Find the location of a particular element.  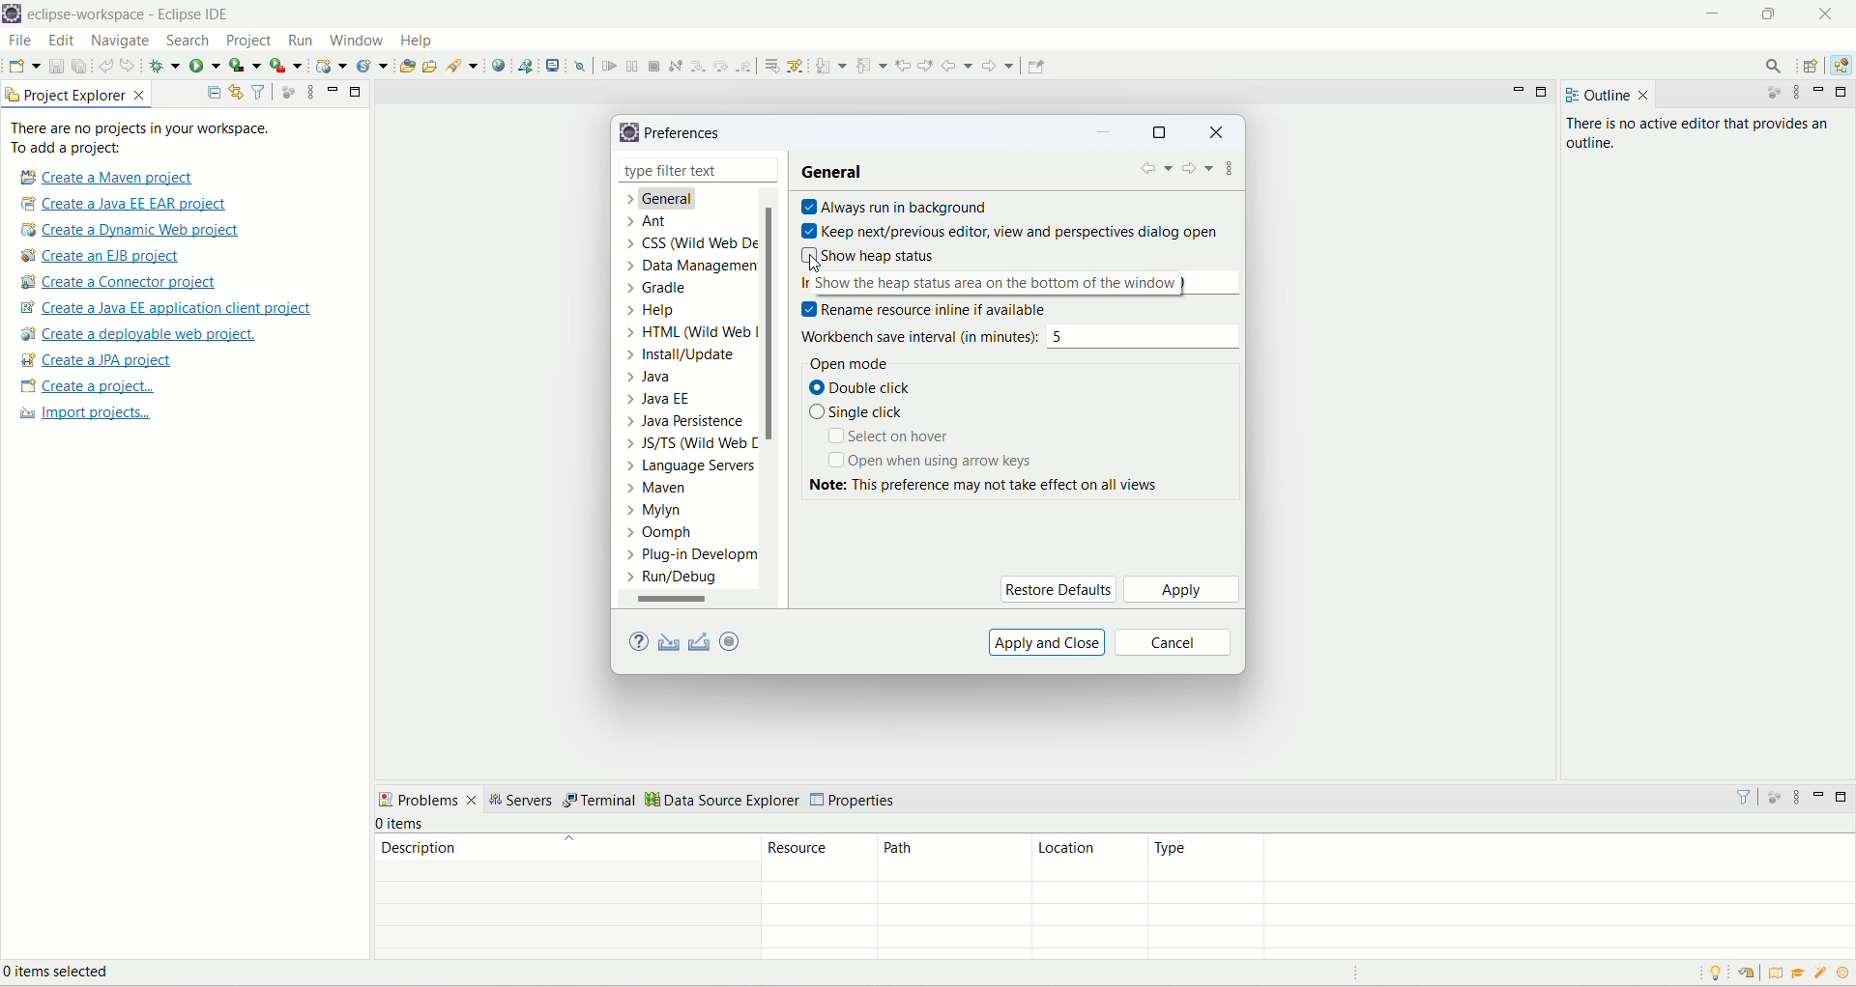

create a connector project is located at coordinates (122, 283).